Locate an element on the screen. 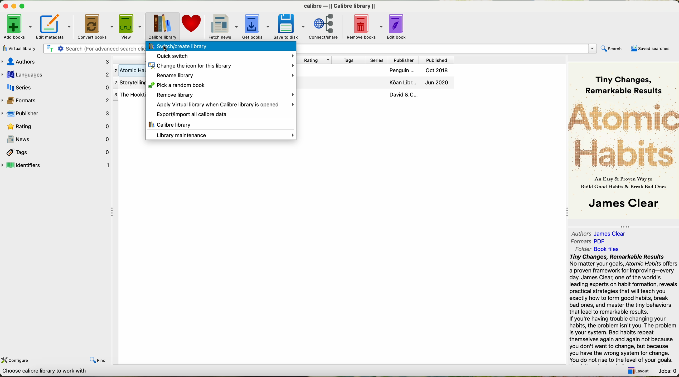  virtual library is located at coordinates (18, 48).